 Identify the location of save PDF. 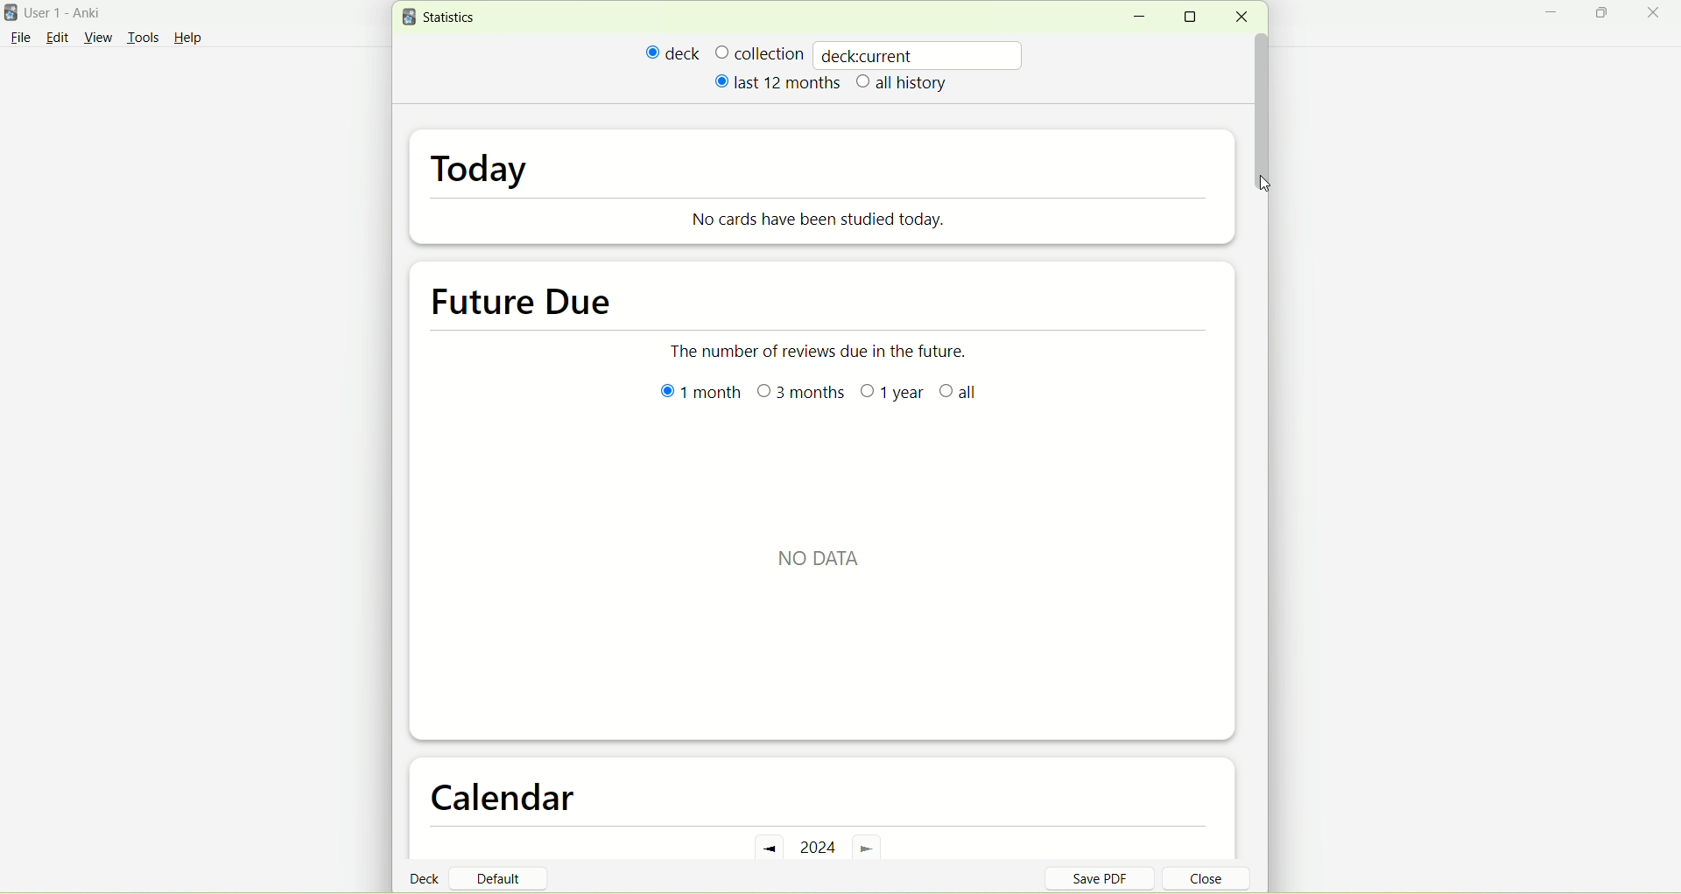
(1110, 877).